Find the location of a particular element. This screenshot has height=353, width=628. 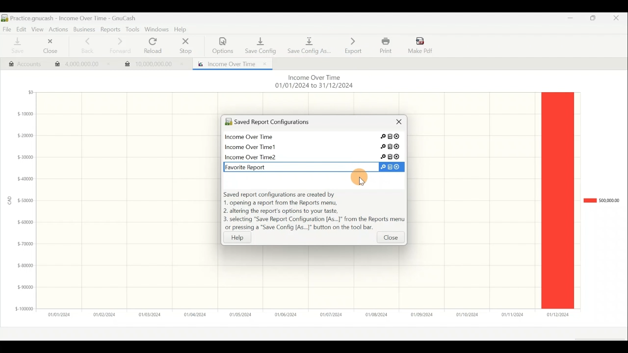

Close is located at coordinates (48, 47).